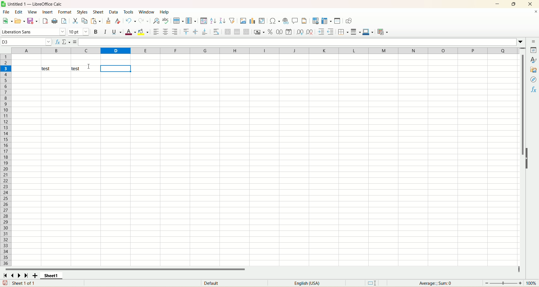 The width and height of the screenshot is (539, 287). Describe the element at coordinates (156, 32) in the screenshot. I see `align left` at that location.